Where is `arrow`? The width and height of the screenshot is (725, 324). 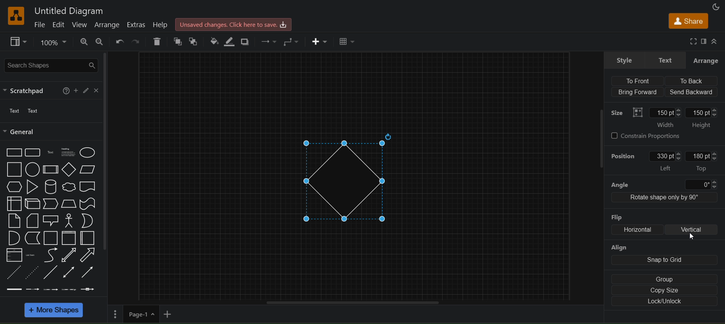 arrow is located at coordinates (89, 255).